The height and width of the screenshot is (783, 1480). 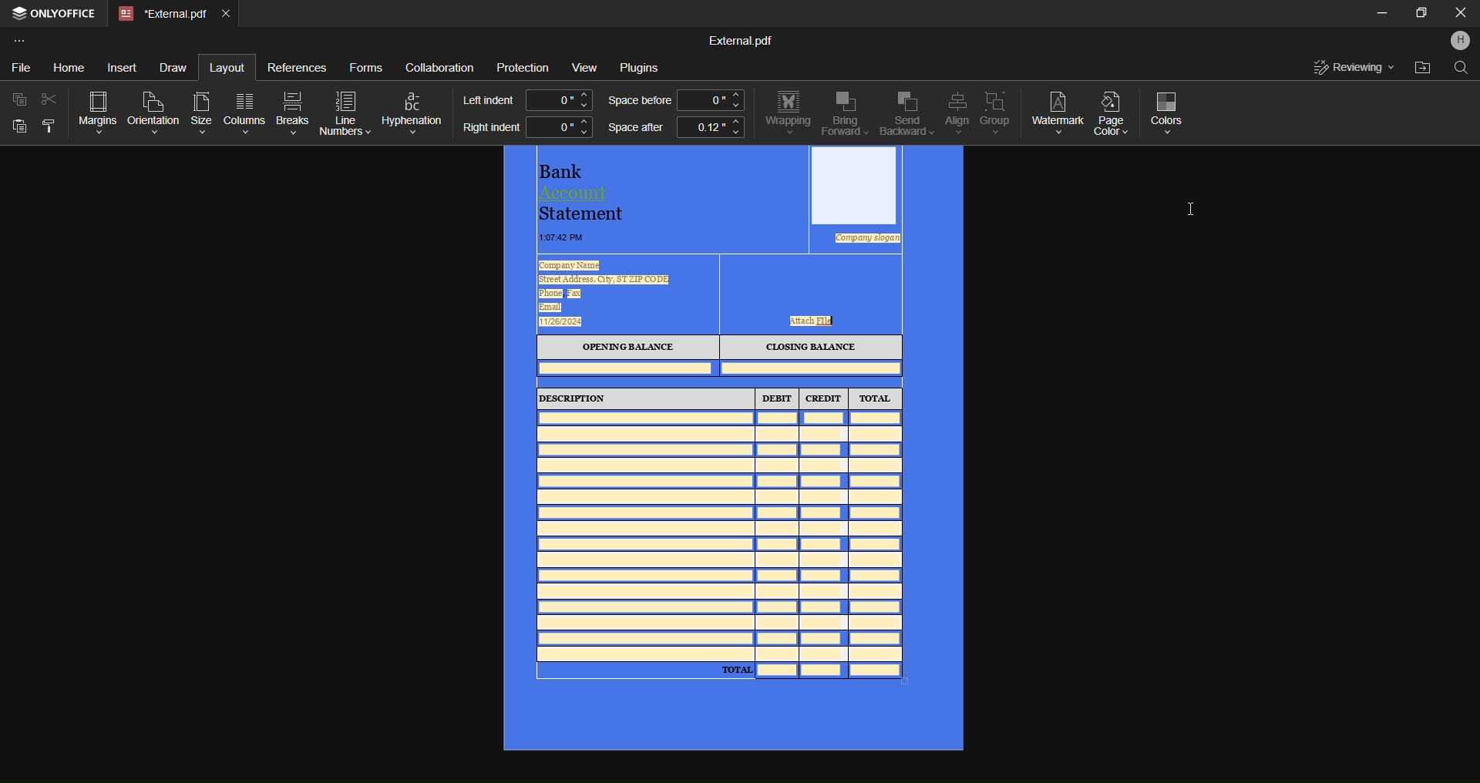 I want to click on Maximize, so click(x=1418, y=16).